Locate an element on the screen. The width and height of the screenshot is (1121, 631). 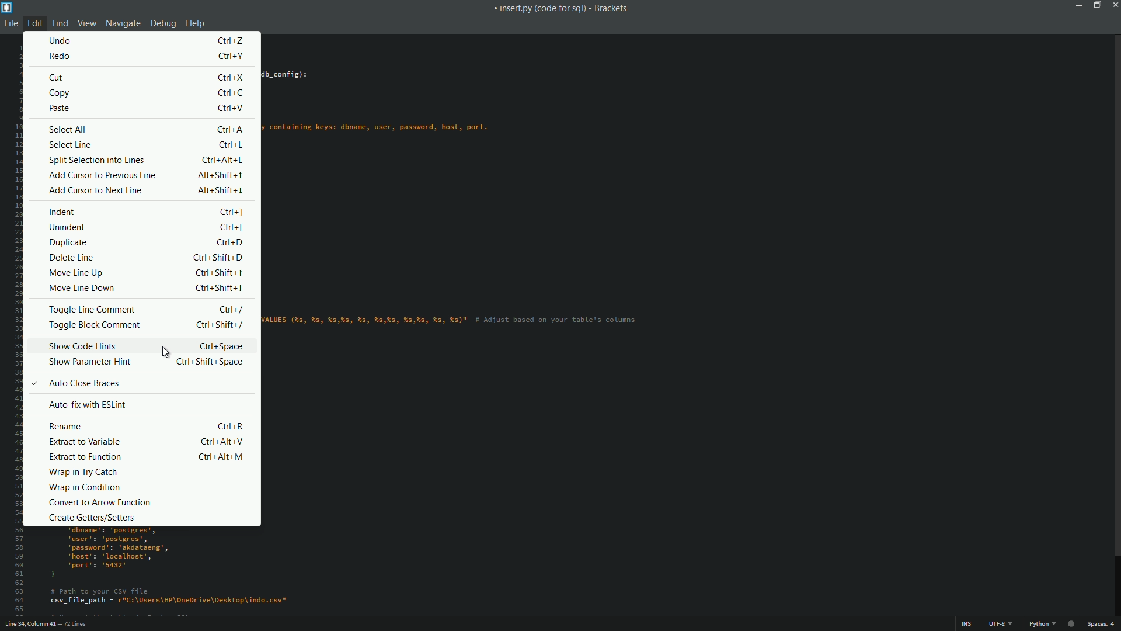
undo is located at coordinates (61, 40).